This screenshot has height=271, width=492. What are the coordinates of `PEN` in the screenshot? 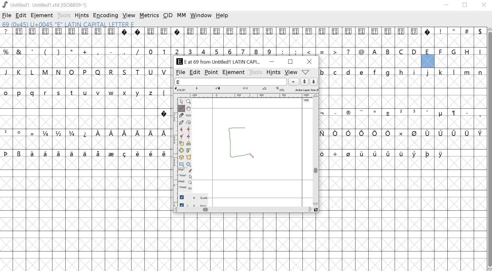 It's located at (252, 155).